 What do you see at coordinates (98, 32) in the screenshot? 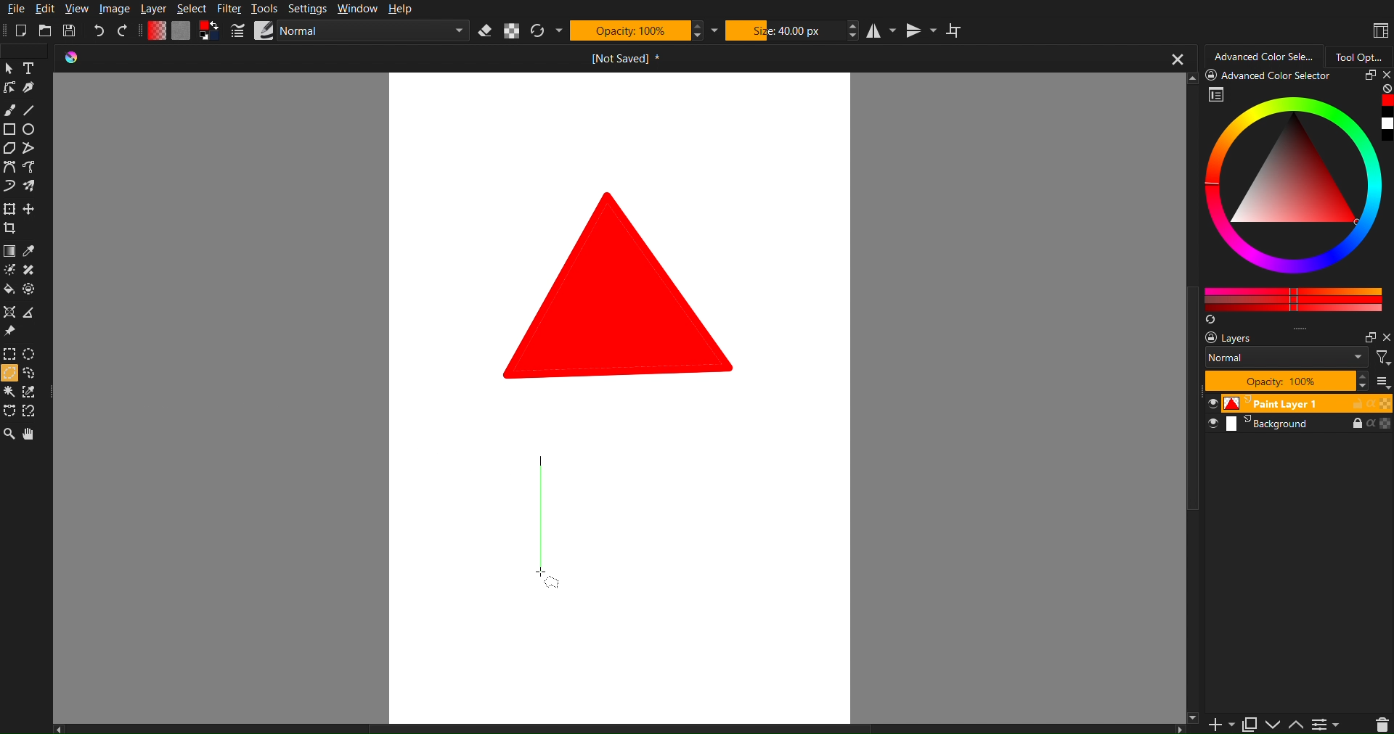
I see `Undo` at bounding box center [98, 32].